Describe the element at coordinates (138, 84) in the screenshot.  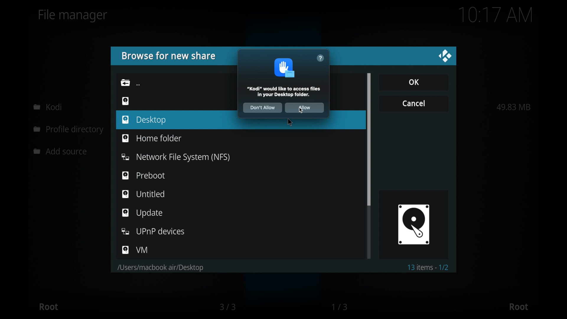
I see `dots icon` at that location.